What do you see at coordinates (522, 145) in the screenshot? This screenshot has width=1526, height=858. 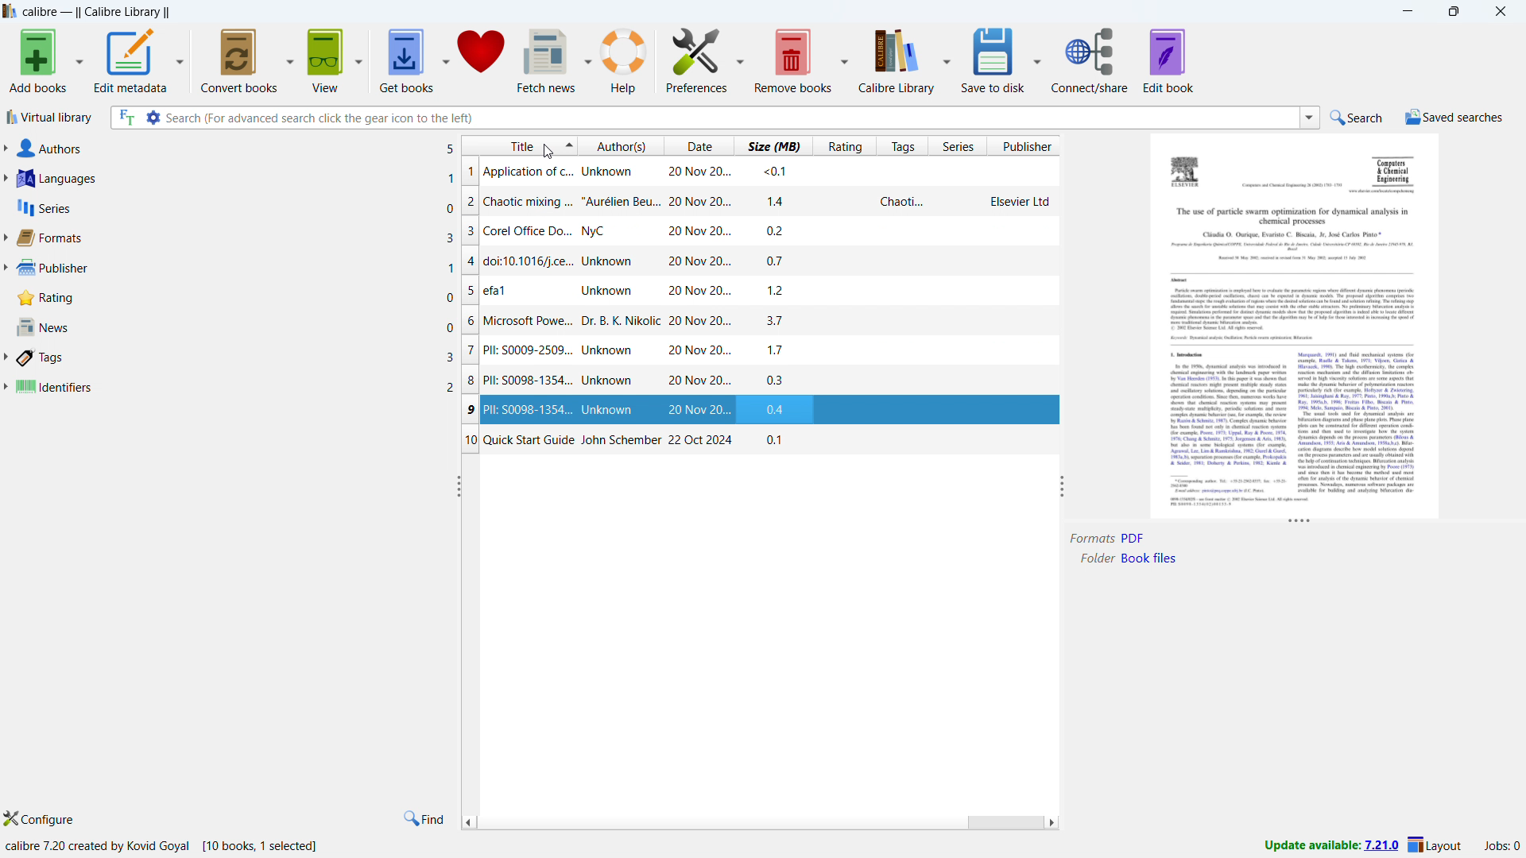 I see `sort by title` at bounding box center [522, 145].